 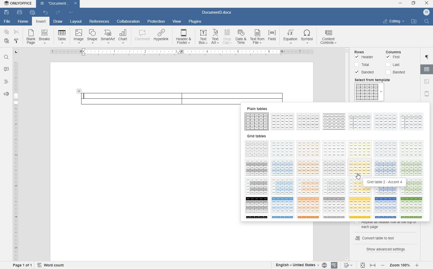 What do you see at coordinates (129, 22) in the screenshot?
I see `COLLABORATION` at bounding box center [129, 22].